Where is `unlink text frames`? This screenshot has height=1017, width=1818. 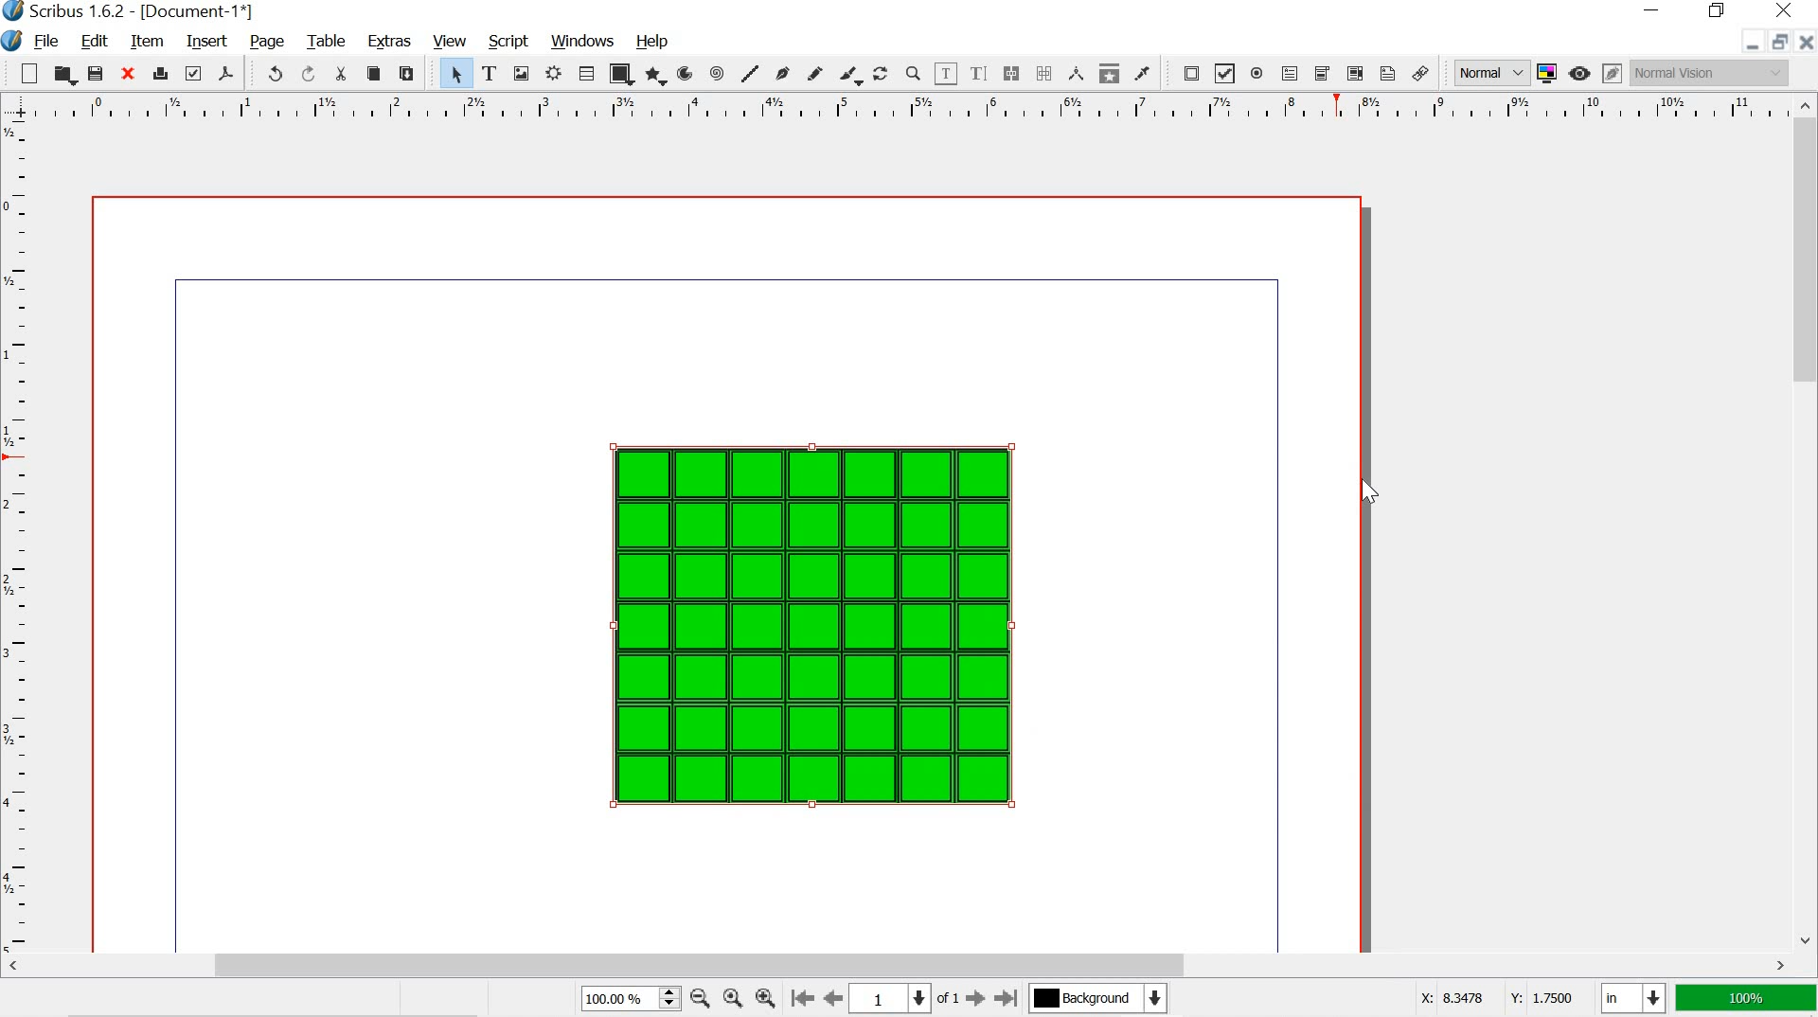
unlink text frames is located at coordinates (1046, 71).